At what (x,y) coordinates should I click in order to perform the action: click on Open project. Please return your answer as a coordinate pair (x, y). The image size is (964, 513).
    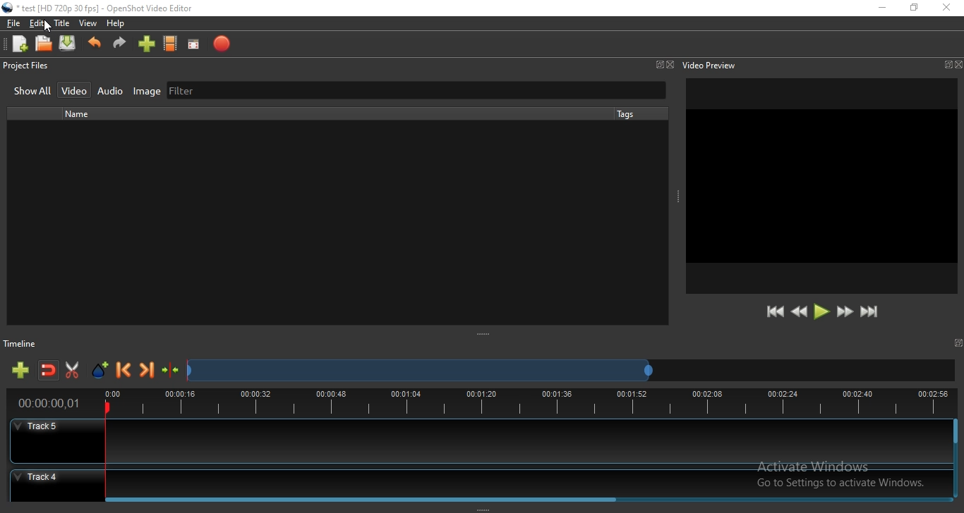
    Looking at the image, I should click on (44, 44).